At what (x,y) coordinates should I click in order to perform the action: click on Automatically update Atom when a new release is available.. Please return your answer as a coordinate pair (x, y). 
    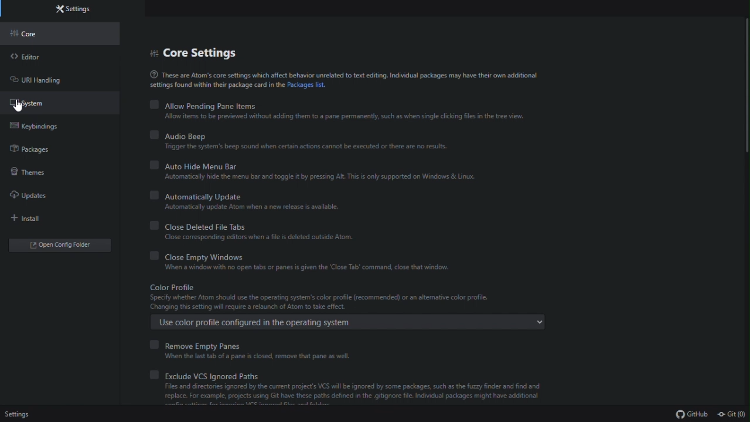
    Looking at the image, I should click on (262, 207).